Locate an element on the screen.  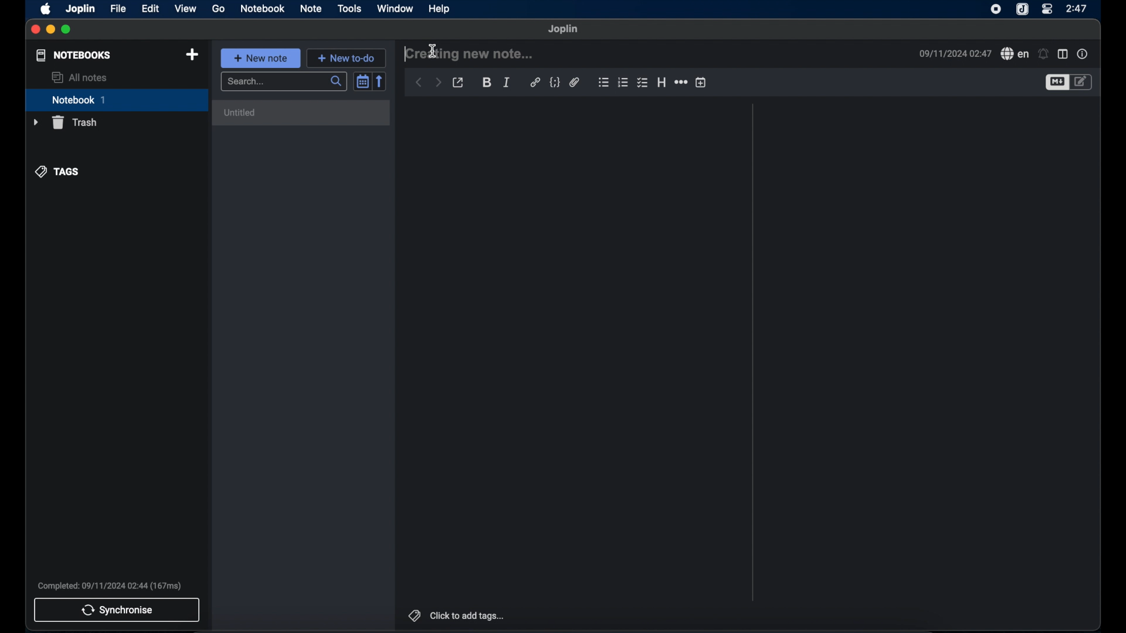
all notes is located at coordinates (79, 77).